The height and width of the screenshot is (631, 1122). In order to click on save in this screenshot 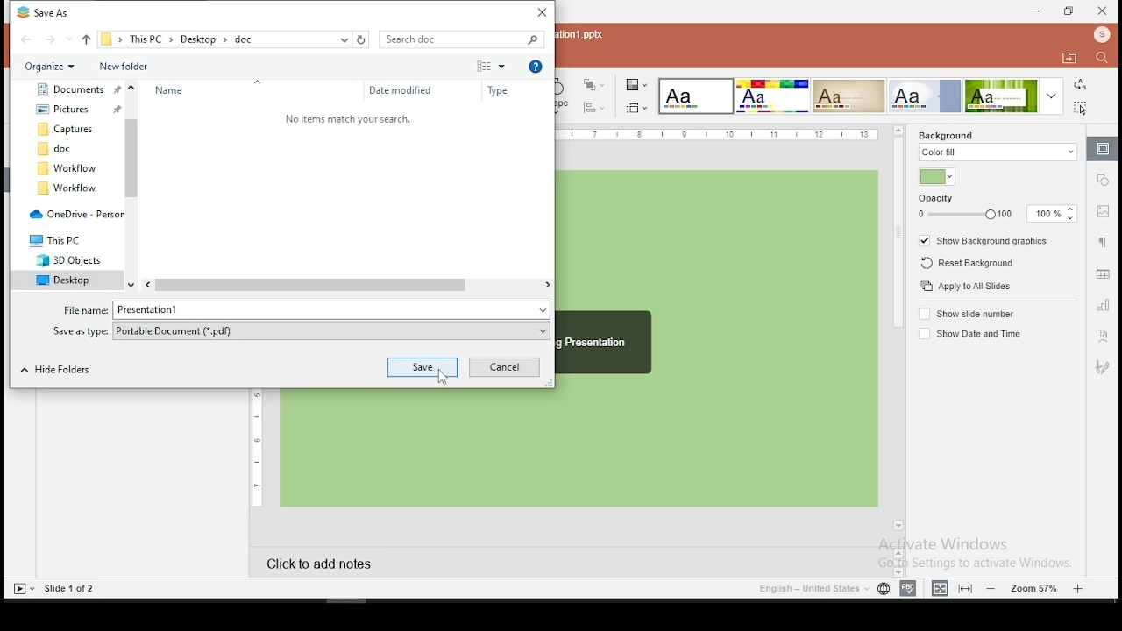, I will do `click(419, 368)`.